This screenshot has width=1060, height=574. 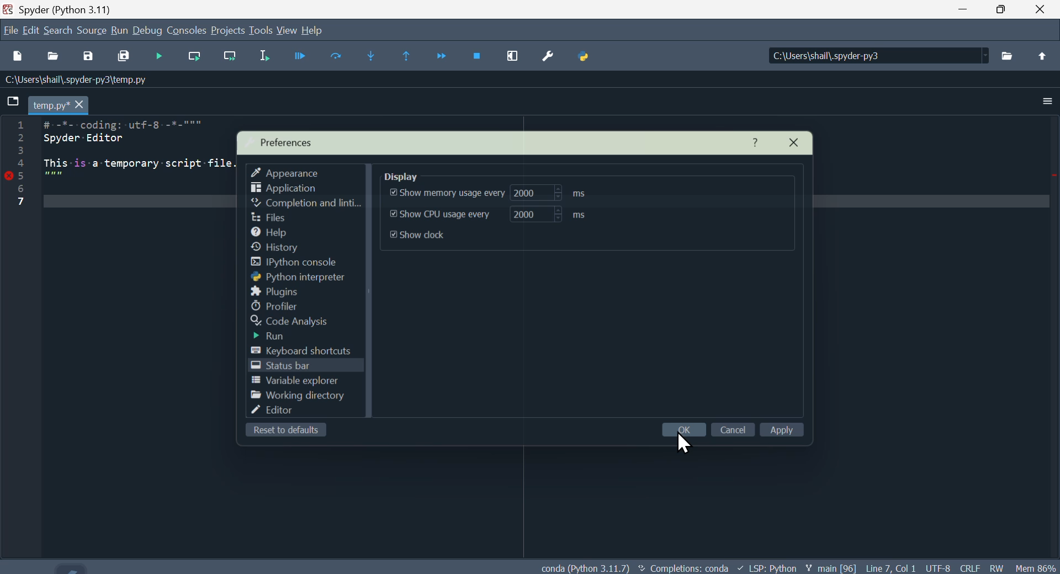 I want to click on Reset to default, so click(x=283, y=432).